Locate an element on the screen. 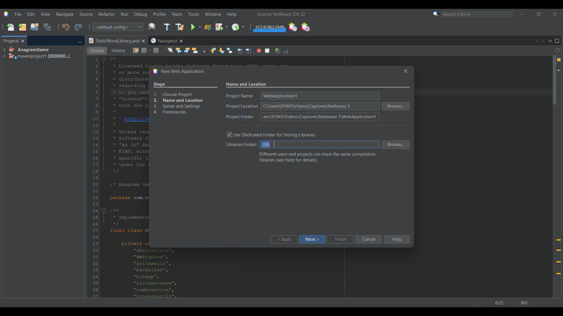  Maximize window is located at coordinates (557, 41).